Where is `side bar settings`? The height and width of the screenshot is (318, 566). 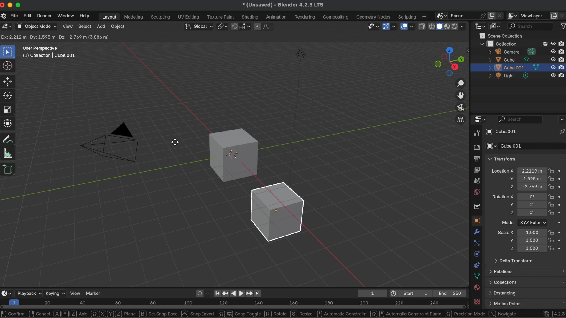 side bar settings is located at coordinates (469, 49).